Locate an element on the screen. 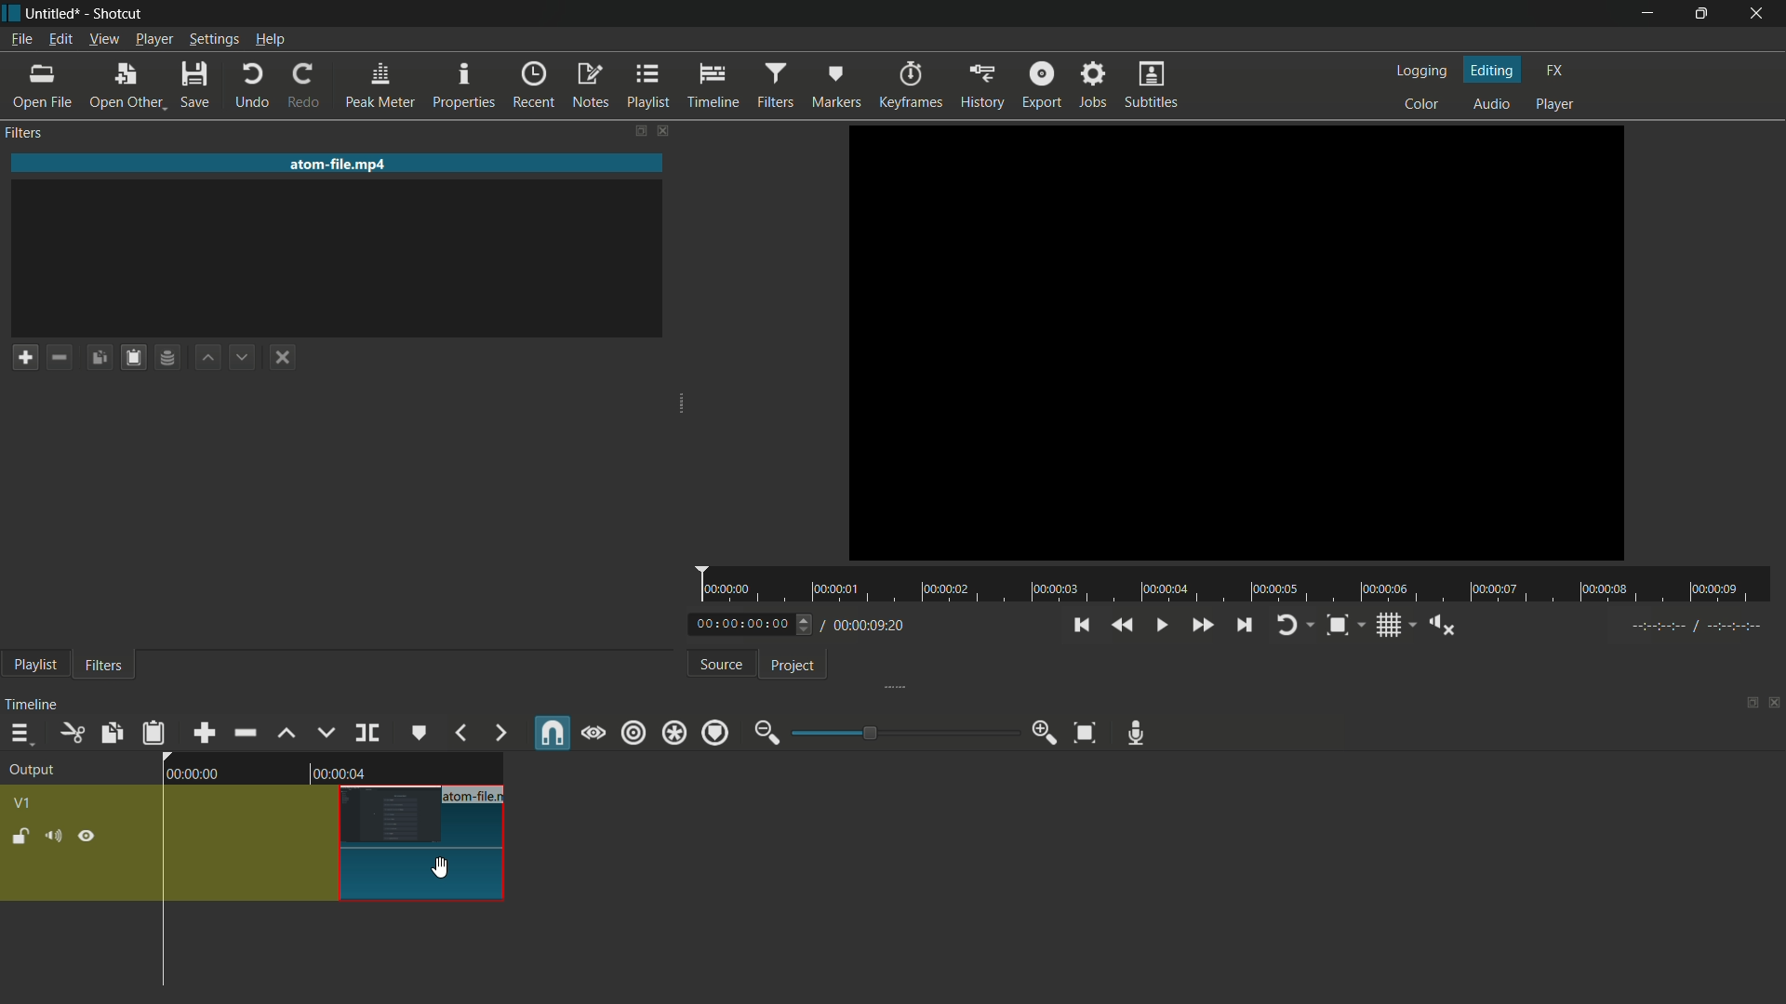 This screenshot has width=1786, height=1004. File Name is located at coordinates (478, 792).